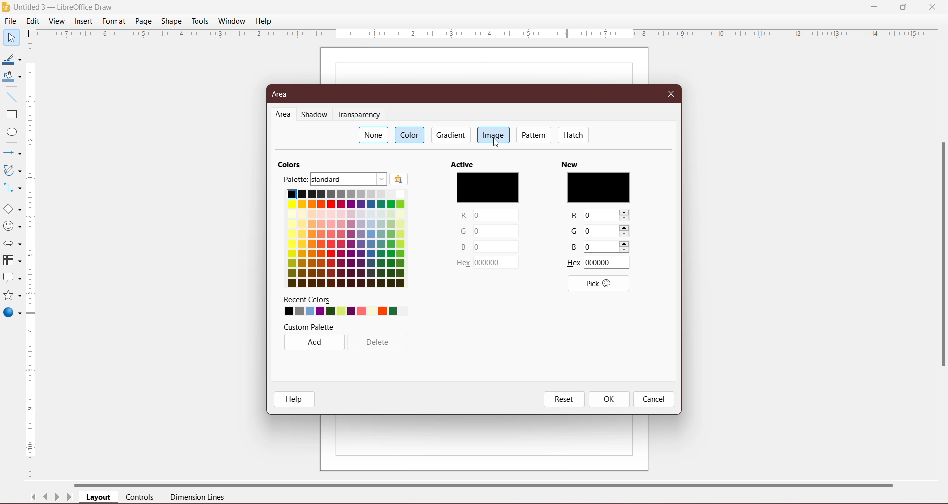 This screenshot has height=504, width=948. I want to click on delete, so click(379, 341).